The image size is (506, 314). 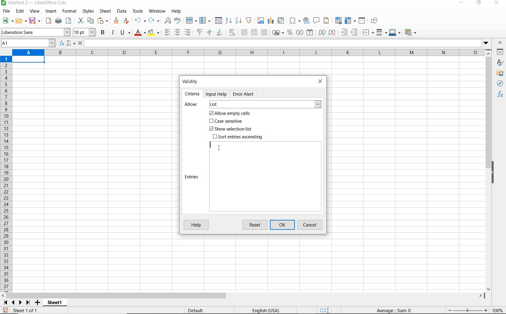 I want to click on center vertically, so click(x=209, y=32).